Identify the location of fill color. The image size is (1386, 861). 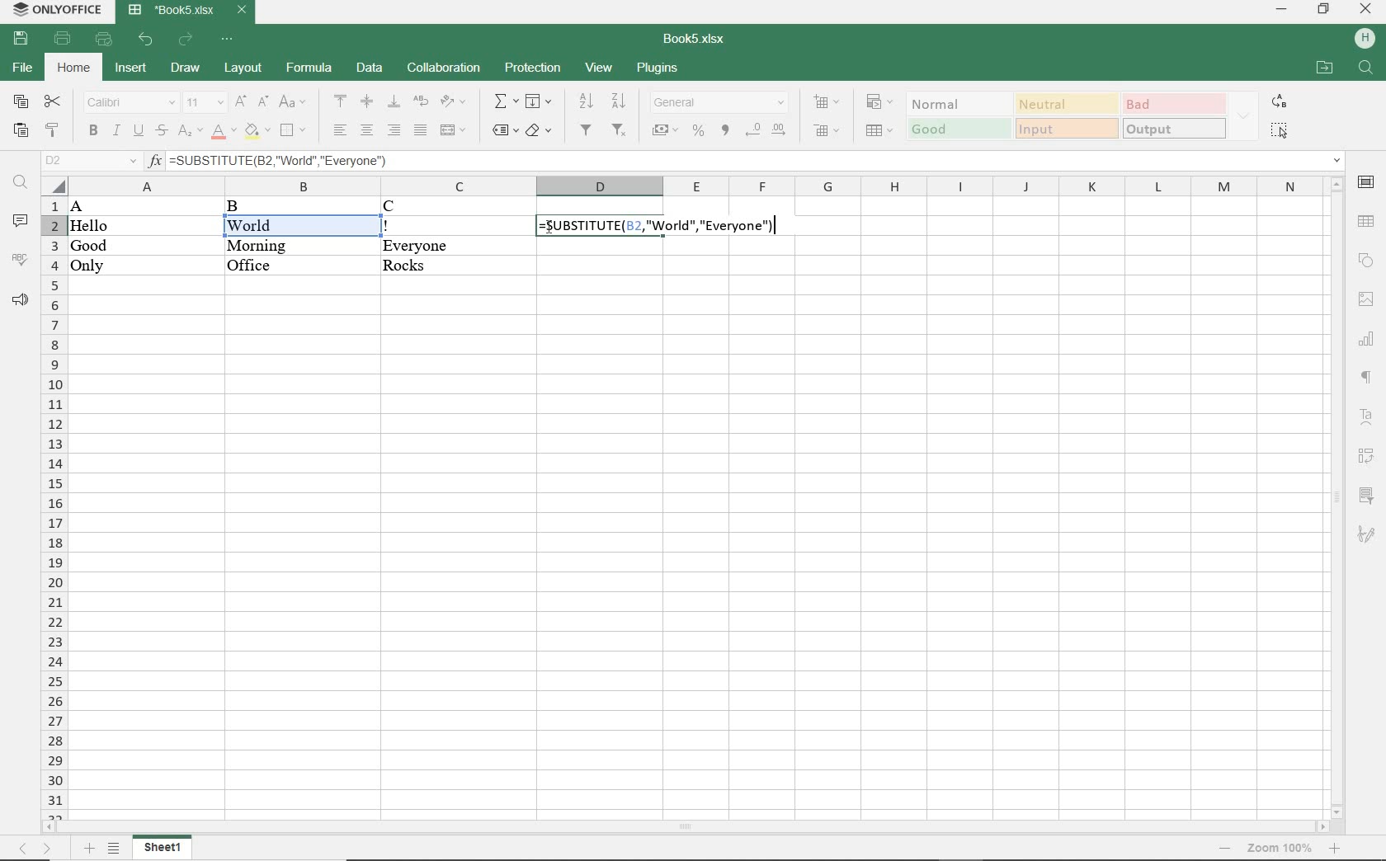
(258, 132).